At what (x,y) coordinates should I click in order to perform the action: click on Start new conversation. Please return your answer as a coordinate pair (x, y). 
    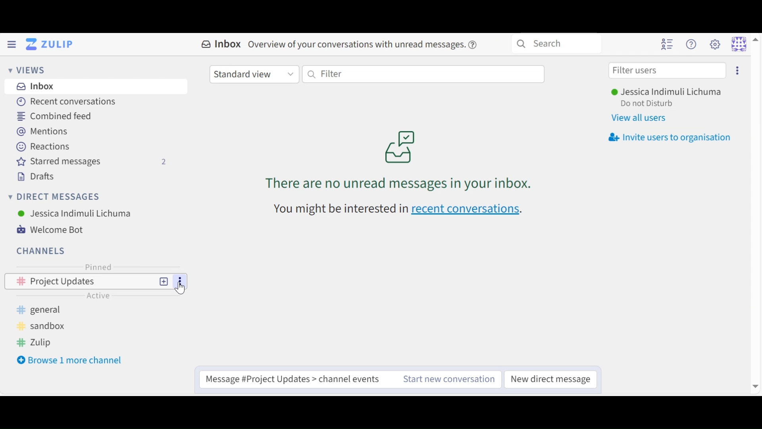
    Looking at the image, I should click on (449, 380).